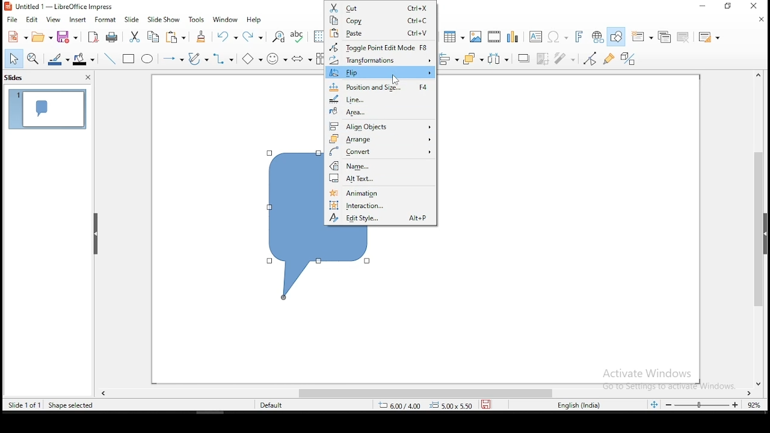 The width and height of the screenshot is (770, 433). I want to click on line, so click(380, 99).